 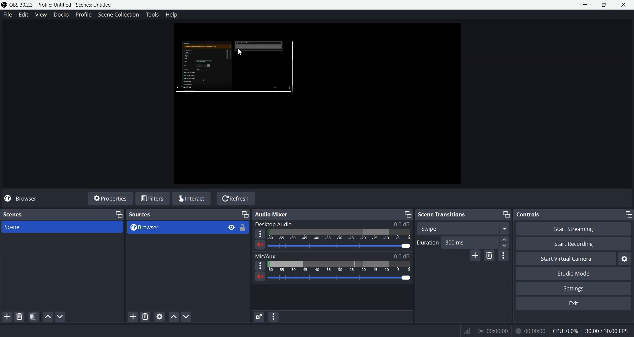 I want to click on Volume Adjuster, so click(x=341, y=246).